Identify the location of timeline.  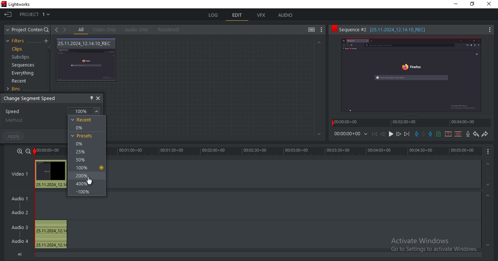
(412, 124).